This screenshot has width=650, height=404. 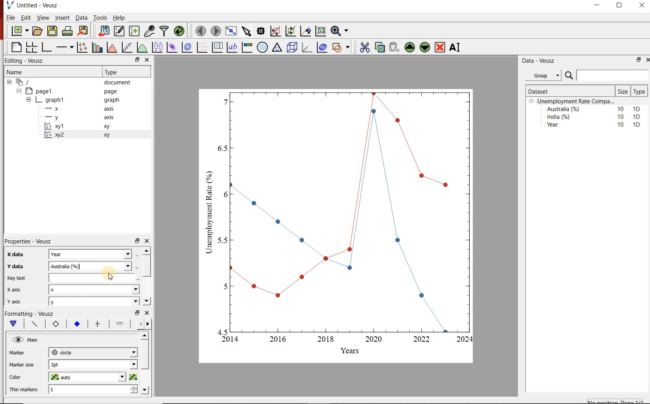 I want to click on polar graph, so click(x=263, y=48).